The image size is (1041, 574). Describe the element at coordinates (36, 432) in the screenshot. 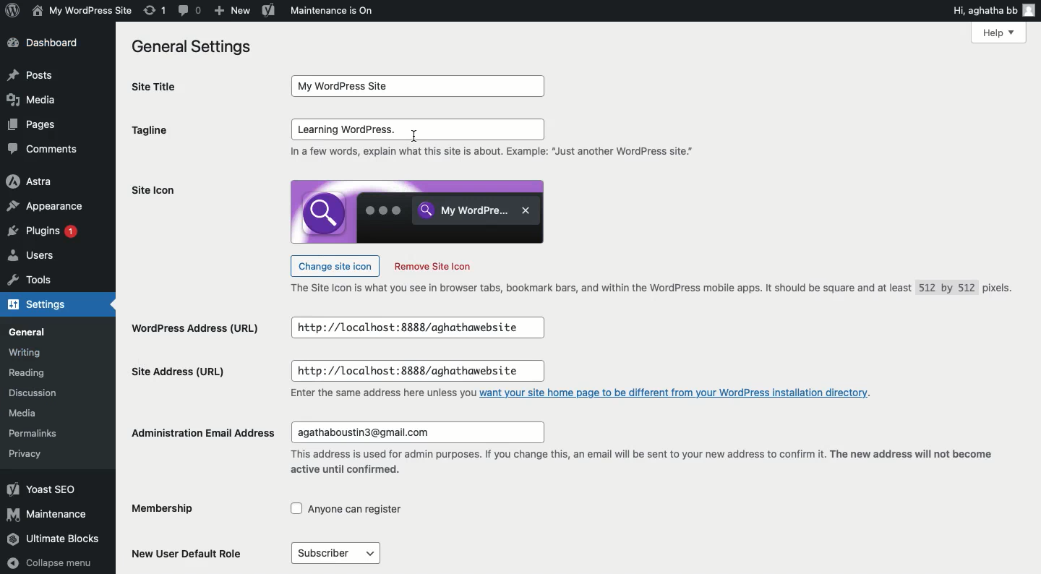

I see `Permalinks` at that location.